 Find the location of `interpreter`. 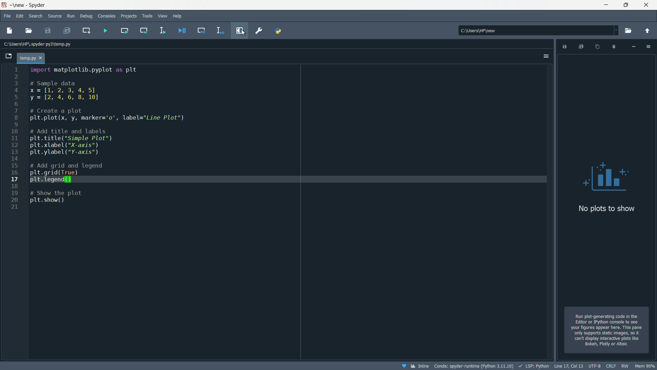

interpreter is located at coordinates (473, 366).